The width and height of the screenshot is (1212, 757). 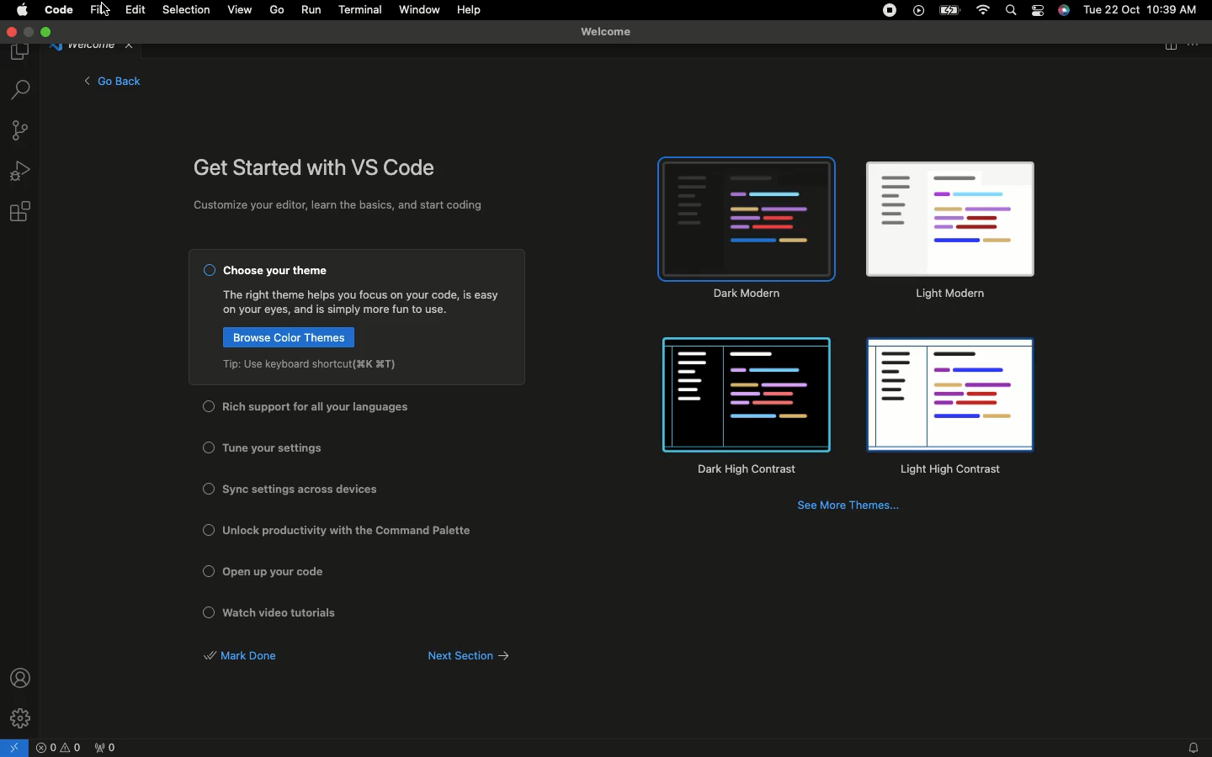 What do you see at coordinates (284, 572) in the screenshot?
I see `Open up your code` at bounding box center [284, 572].